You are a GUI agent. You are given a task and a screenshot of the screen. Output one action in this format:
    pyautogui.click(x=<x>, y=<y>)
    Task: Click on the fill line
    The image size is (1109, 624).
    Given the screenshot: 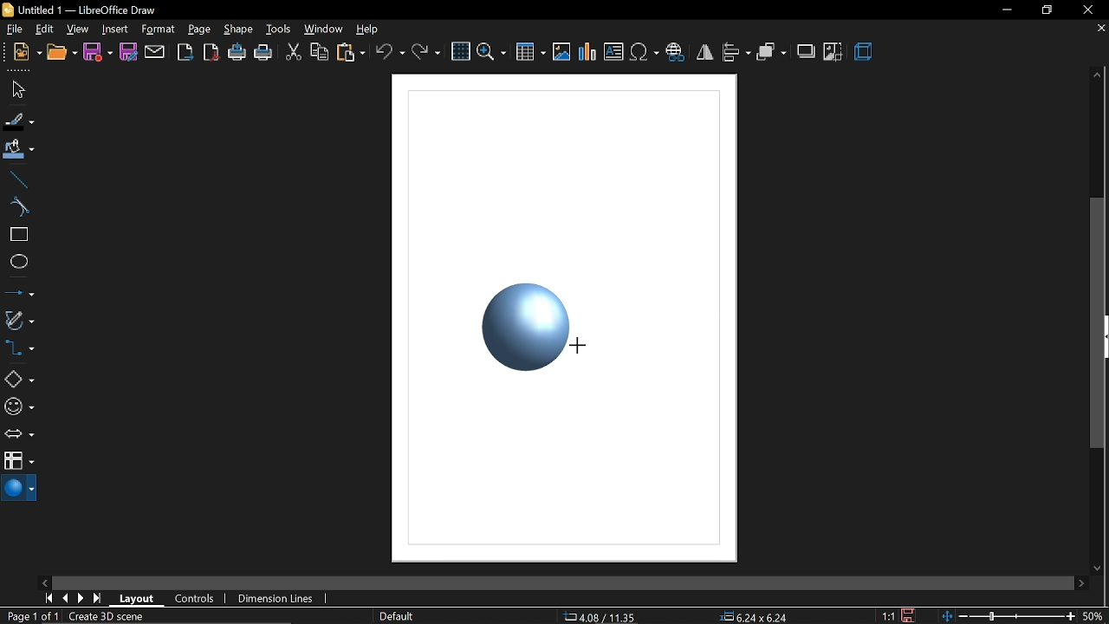 What is the action you would take?
    pyautogui.click(x=19, y=122)
    